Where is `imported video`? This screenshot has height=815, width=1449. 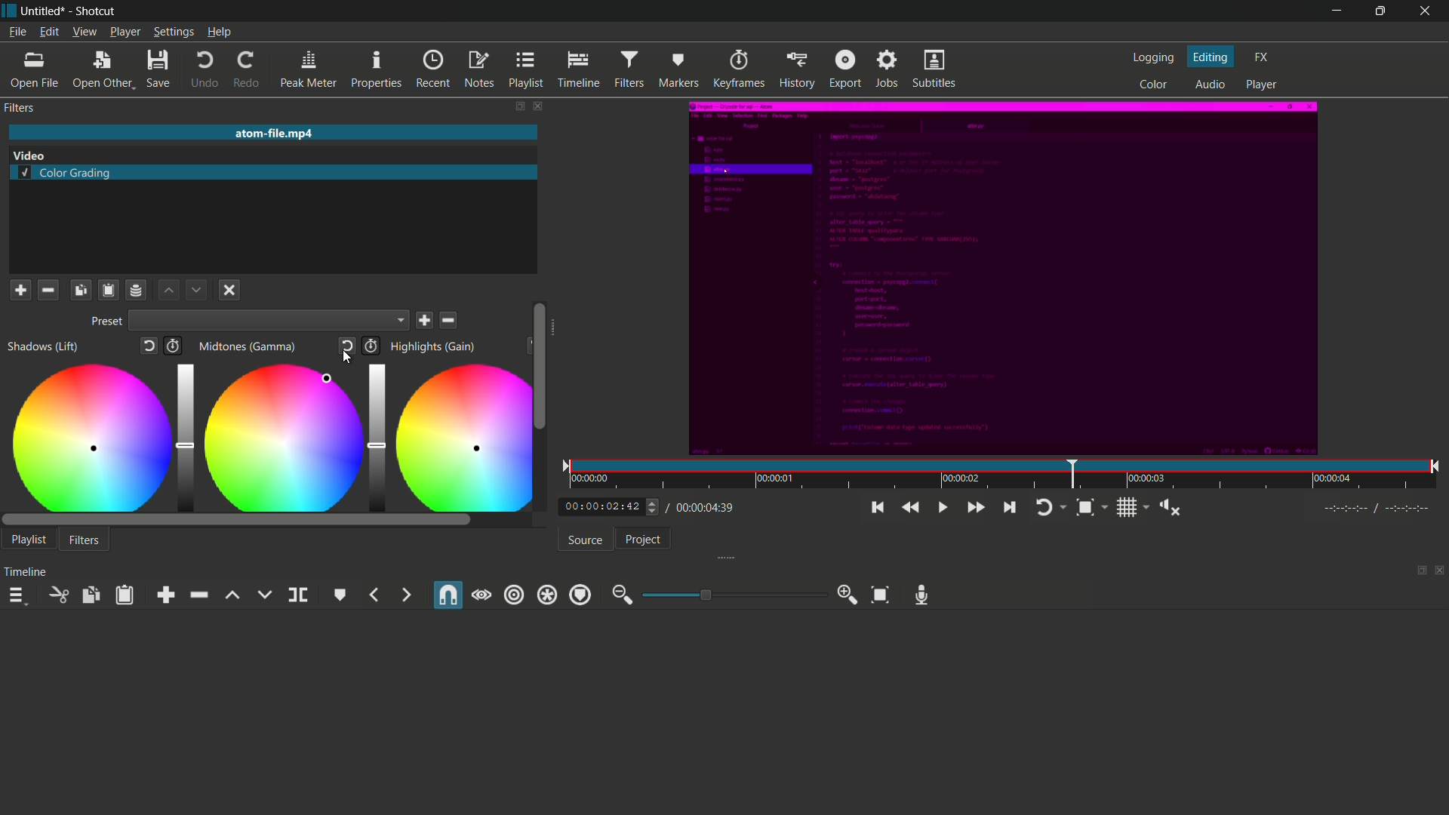 imported video is located at coordinates (1000, 280).